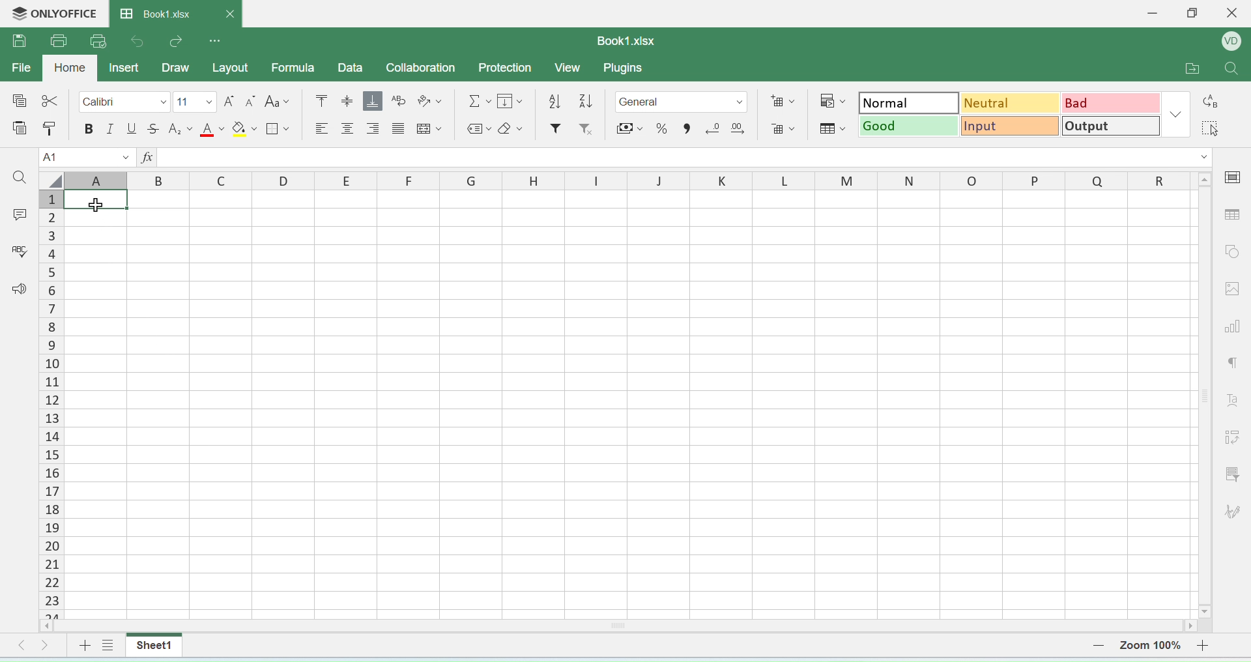 The width and height of the screenshot is (1251, 662). What do you see at coordinates (53, 14) in the screenshot?
I see `onlyoffice logo` at bounding box center [53, 14].